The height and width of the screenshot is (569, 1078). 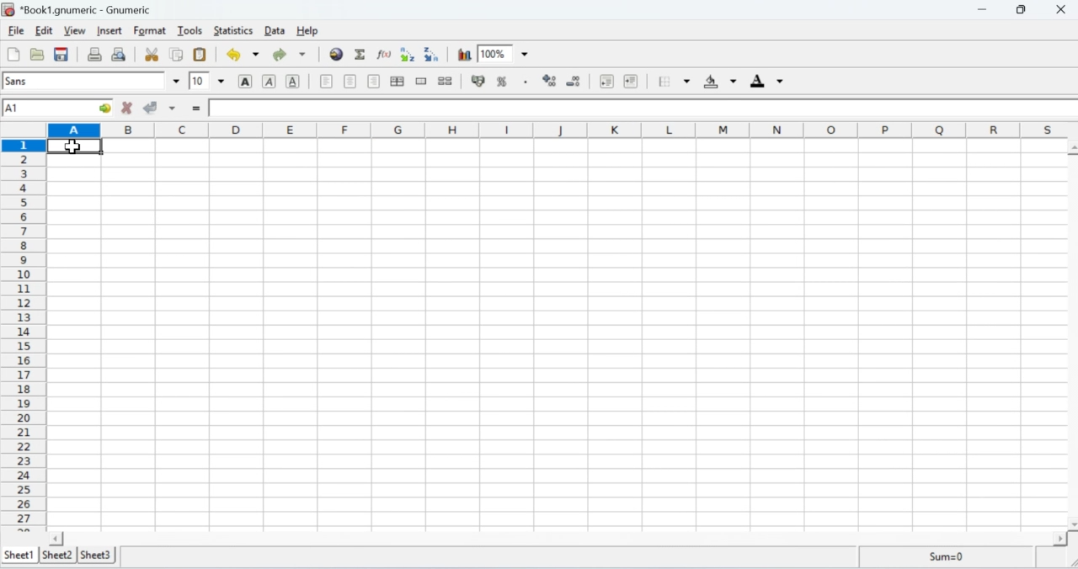 I want to click on Gnumeric Logo, so click(x=9, y=10).